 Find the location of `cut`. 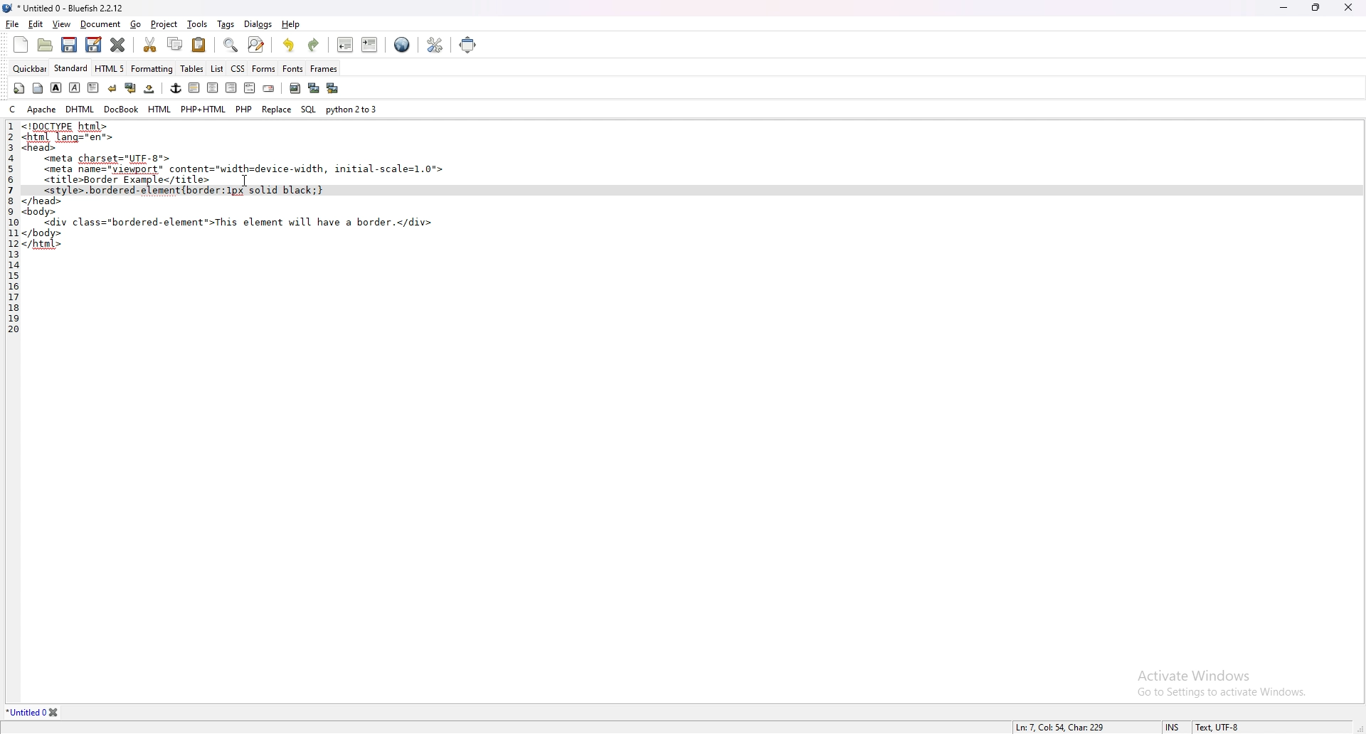

cut is located at coordinates (149, 43).